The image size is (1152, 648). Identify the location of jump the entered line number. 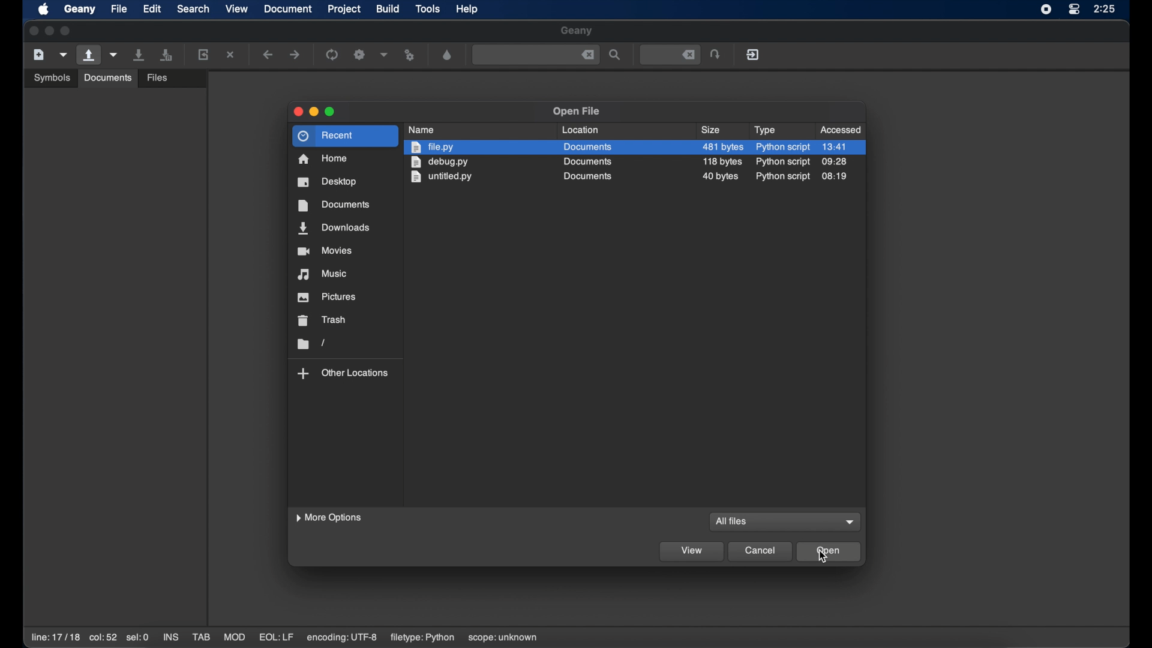
(717, 54).